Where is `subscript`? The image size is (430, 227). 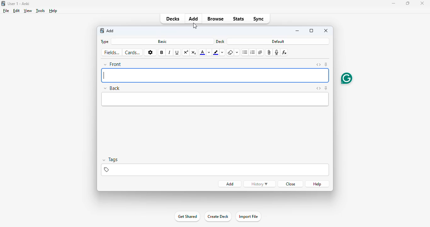
subscript is located at coordinates (194, 52).